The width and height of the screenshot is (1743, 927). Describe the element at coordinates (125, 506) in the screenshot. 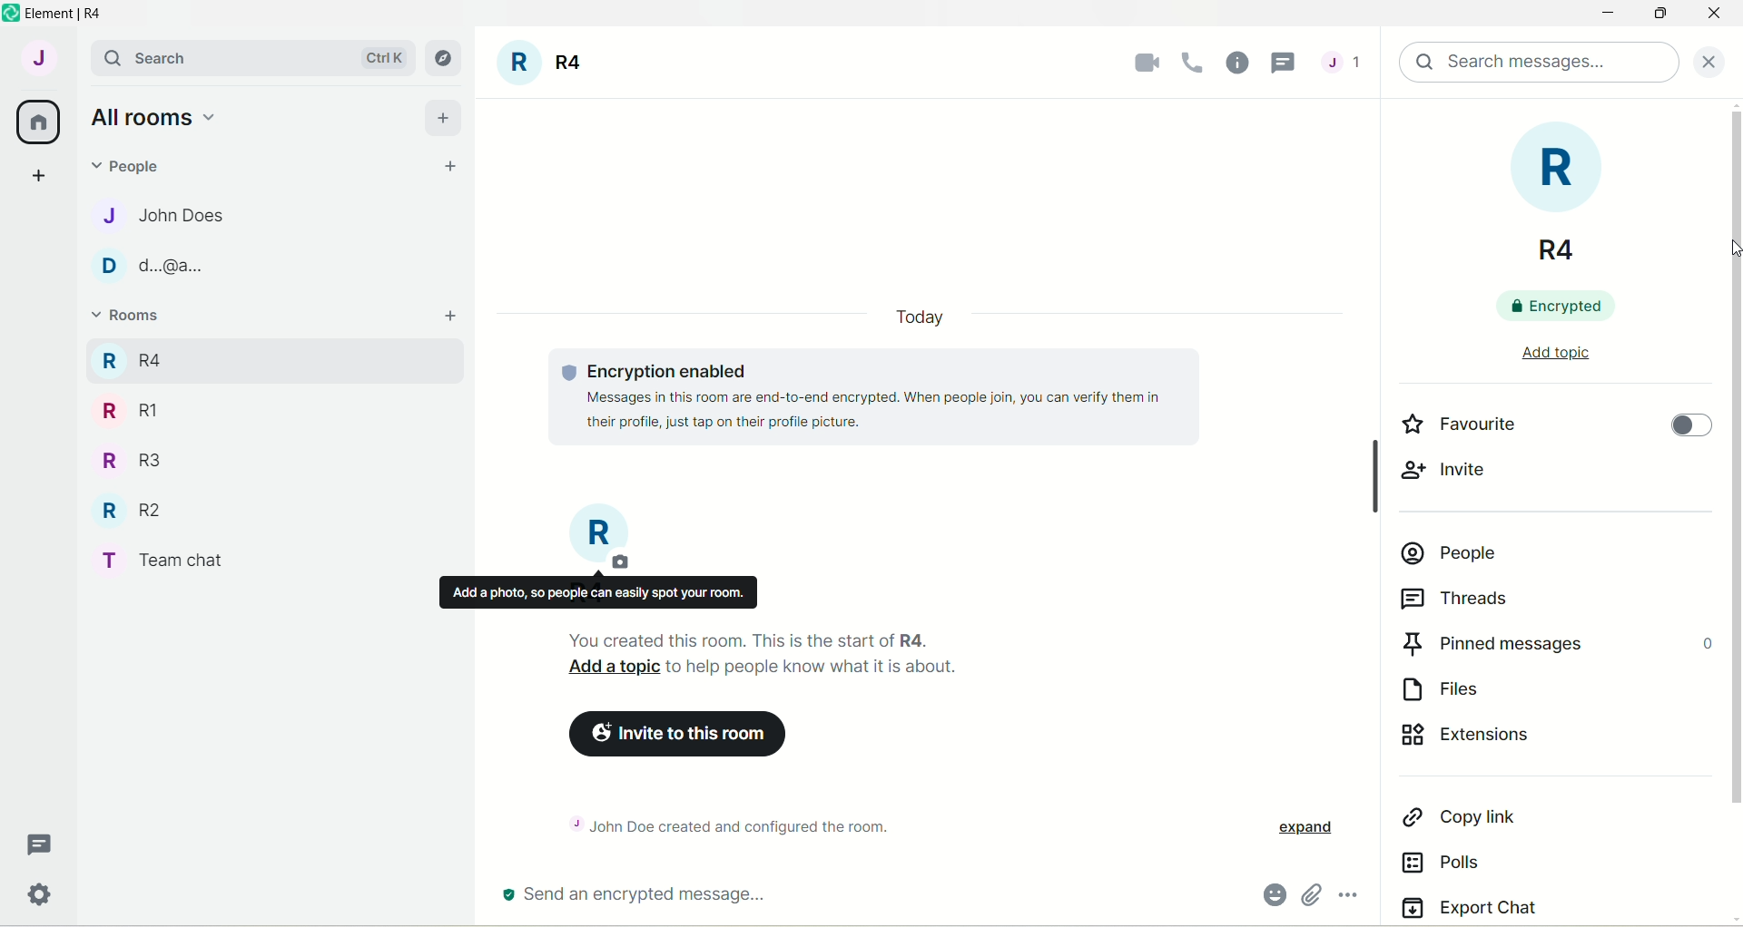

I see `R R2` at that location.